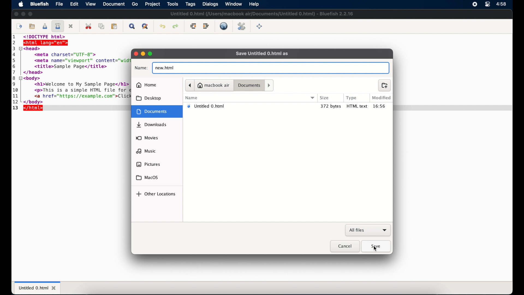 The height and width of the screenshot is (295, 524). I want to click on modified, so click(380, 98).